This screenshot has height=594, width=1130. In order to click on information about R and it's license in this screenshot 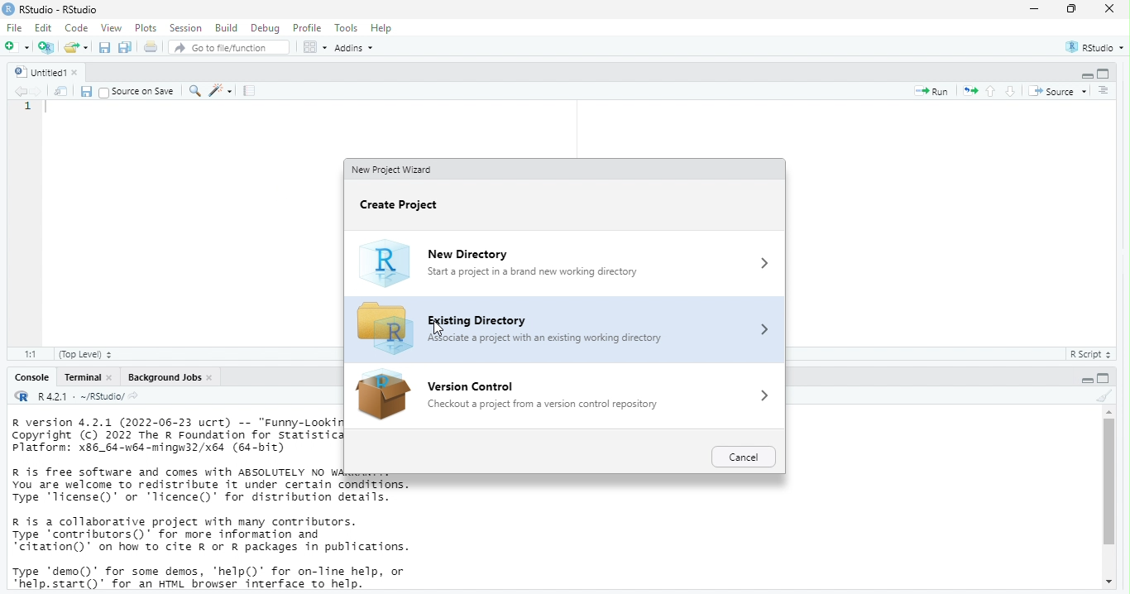, I will do `click(218, 486)`.